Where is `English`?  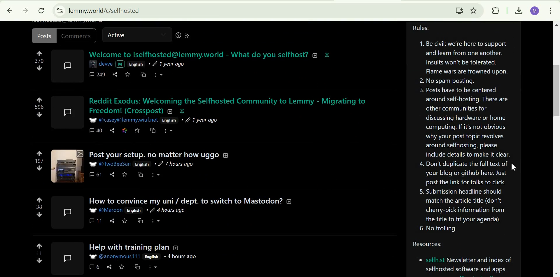 English is located at coordinates (168, 120).